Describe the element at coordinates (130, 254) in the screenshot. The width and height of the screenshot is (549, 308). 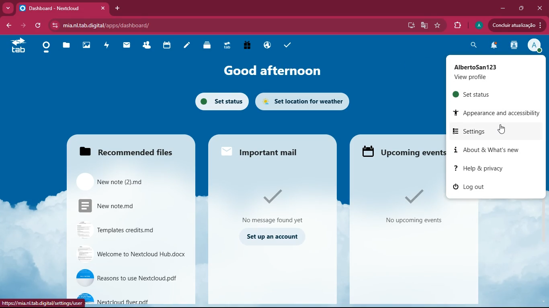
I see `file` at that location.